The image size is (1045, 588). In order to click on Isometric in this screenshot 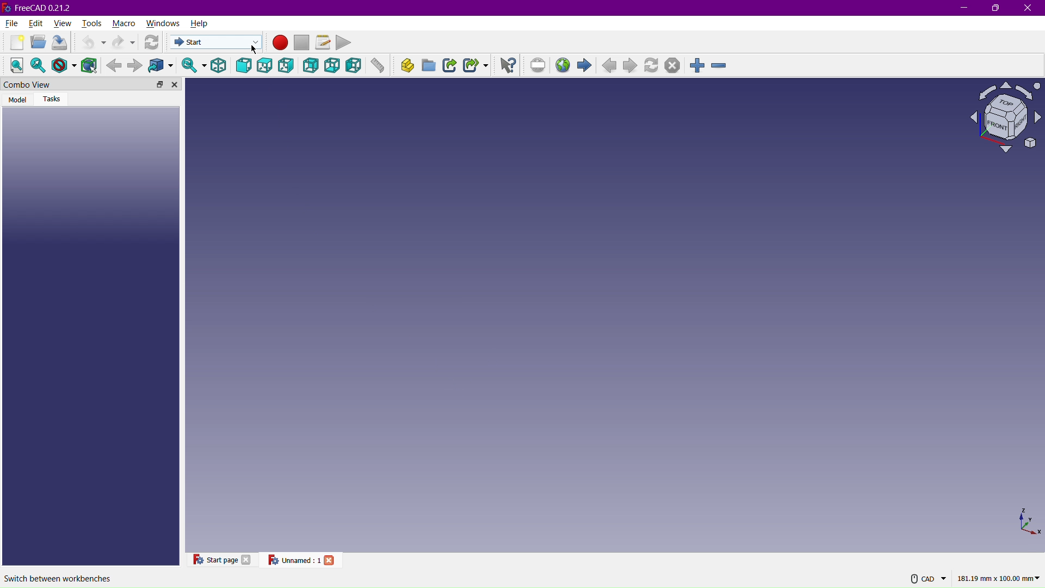, I will do `click(219, 64)`.